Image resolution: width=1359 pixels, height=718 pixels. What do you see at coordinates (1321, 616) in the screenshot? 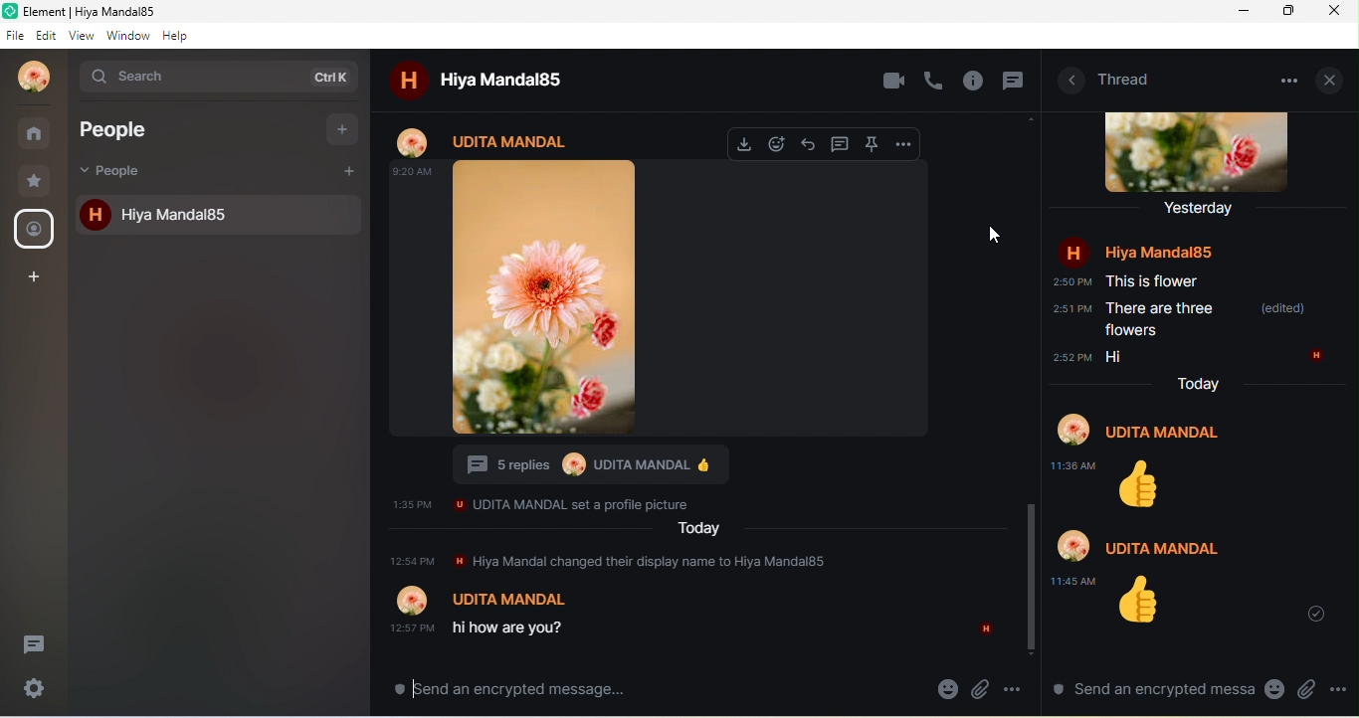
I see `scroll to most recent message` at bounding box center [1321, 616].